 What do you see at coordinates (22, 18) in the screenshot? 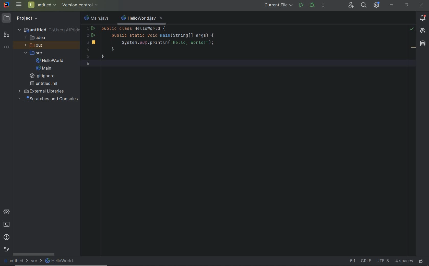
I see `project` at bounding box center [22, 18].